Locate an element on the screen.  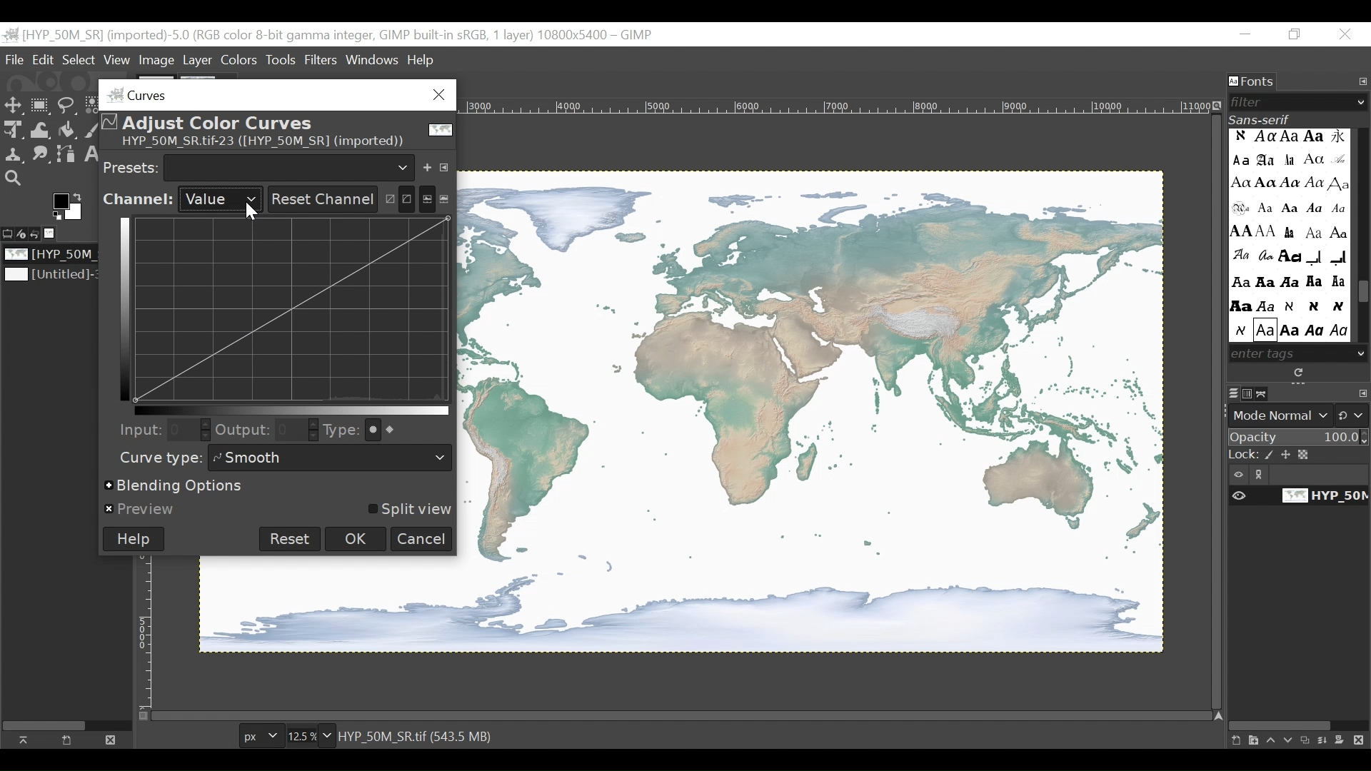
Free To is located at coordinates (67, 108).